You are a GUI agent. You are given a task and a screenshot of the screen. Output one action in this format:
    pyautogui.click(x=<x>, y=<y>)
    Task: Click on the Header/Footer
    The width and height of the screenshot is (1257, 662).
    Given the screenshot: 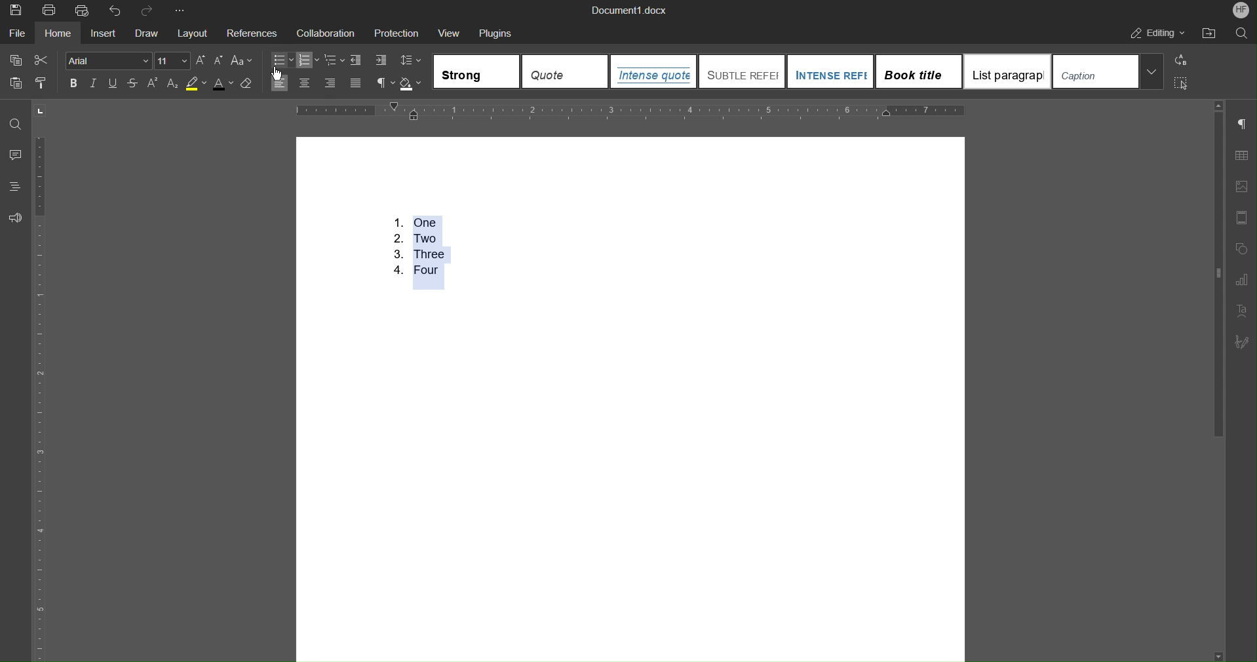 What is the action you would take?
    pyautogui.click(x=1242, y=218)
    